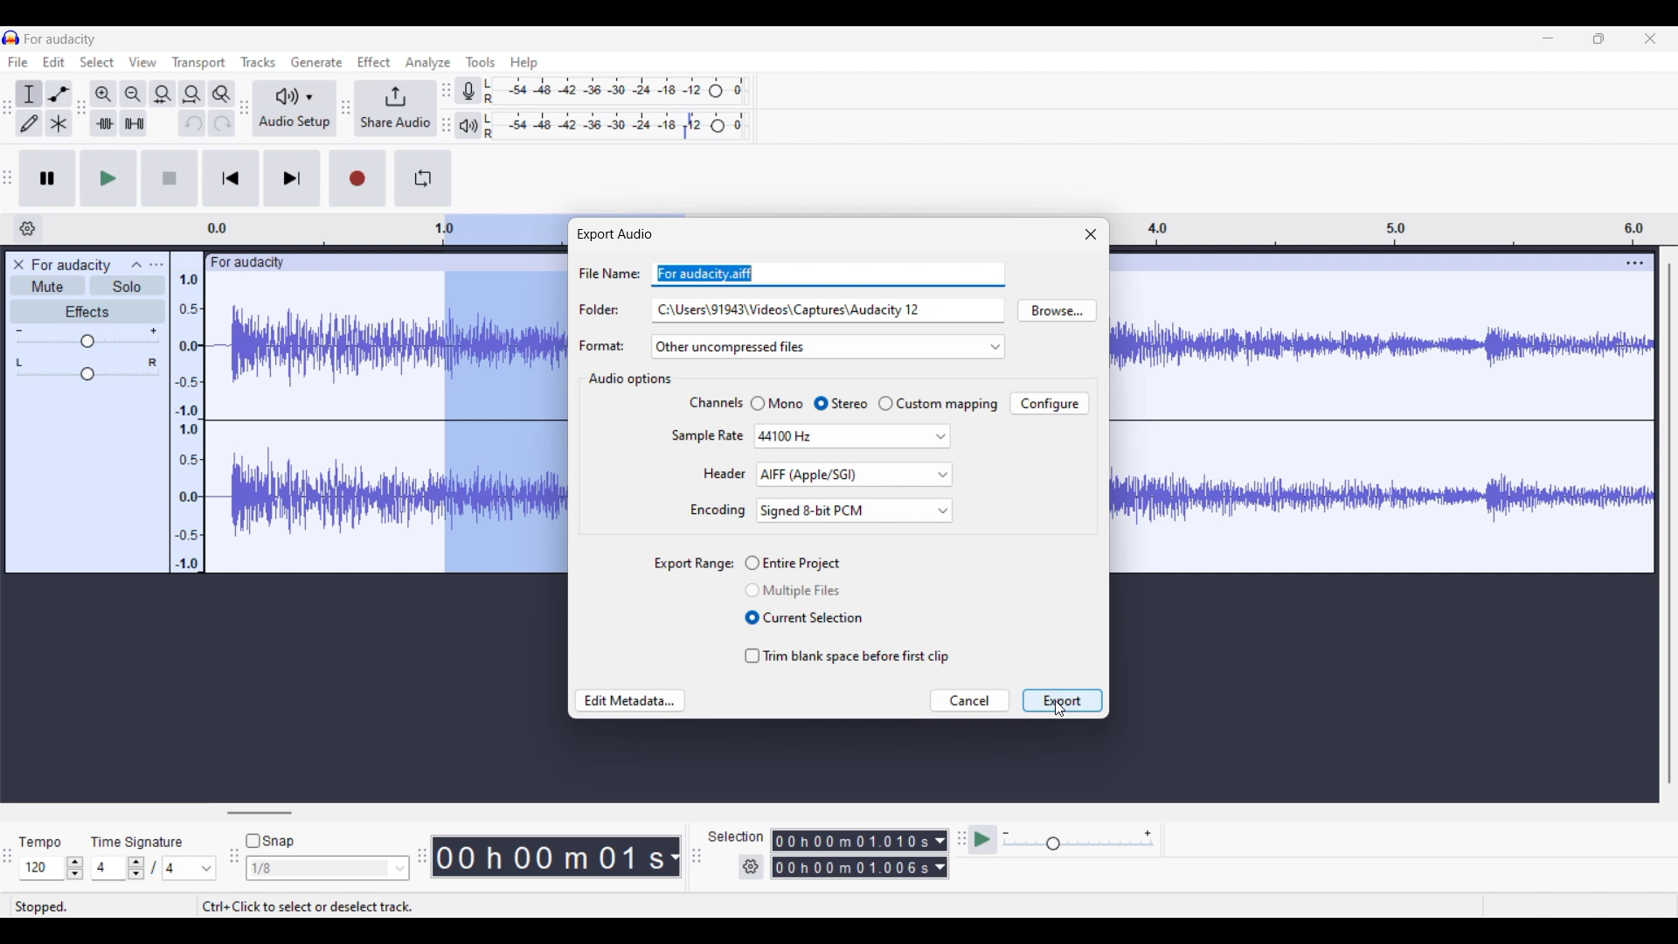  Describe the element at coordinates (718, 512) in the screenshot. I see `Encoding` at that location.